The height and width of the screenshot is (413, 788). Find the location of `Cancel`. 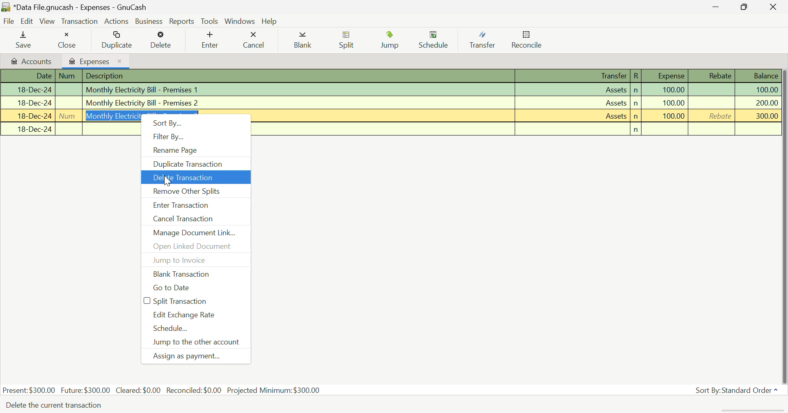

Cancel is located at coordinates (254, 40).